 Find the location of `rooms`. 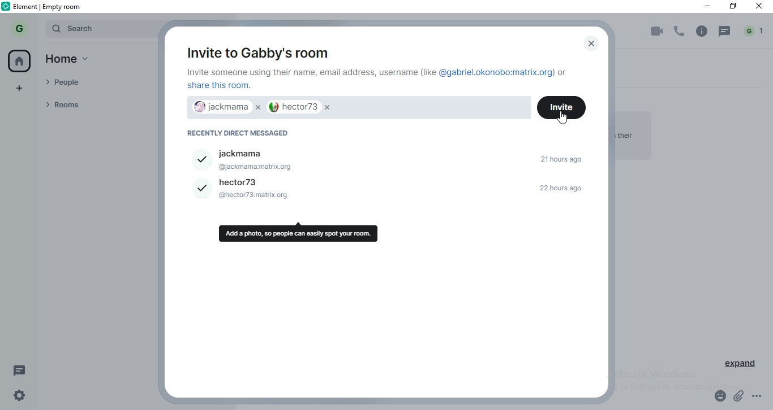

rooms is located at coordinates (93, 104).